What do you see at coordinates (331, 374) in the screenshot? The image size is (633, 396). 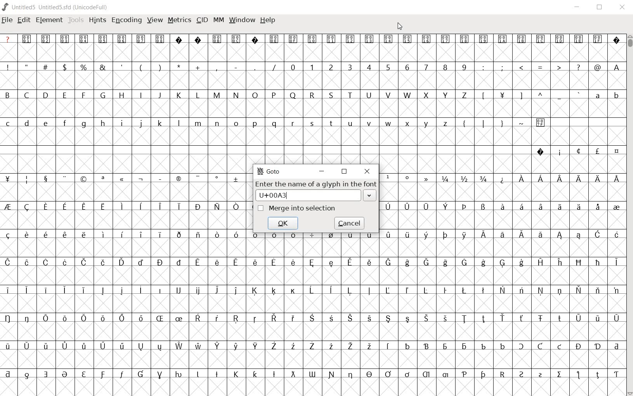 I see `Symbol` at bounding box center [331, 374].